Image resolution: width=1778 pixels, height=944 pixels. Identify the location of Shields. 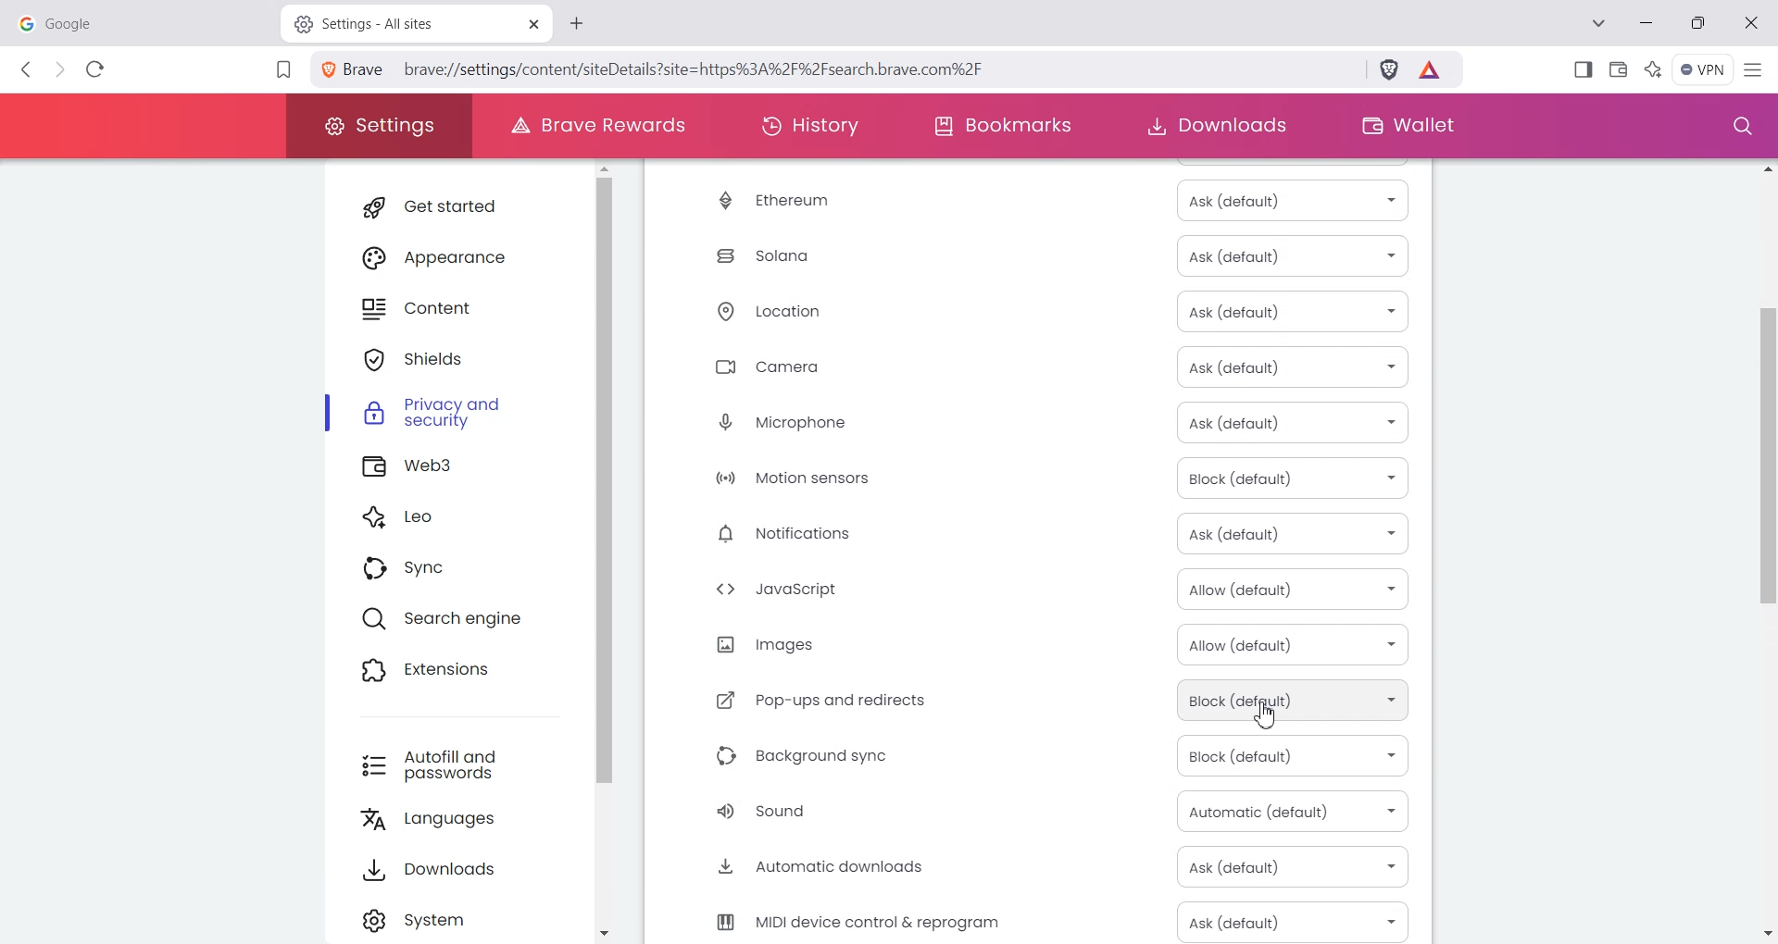
(458, 359).